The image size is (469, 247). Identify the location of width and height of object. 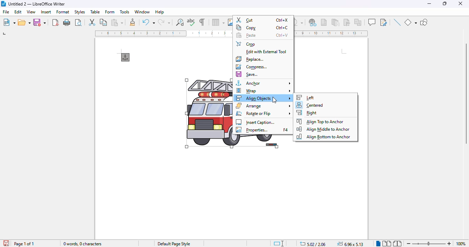
(350, 244).